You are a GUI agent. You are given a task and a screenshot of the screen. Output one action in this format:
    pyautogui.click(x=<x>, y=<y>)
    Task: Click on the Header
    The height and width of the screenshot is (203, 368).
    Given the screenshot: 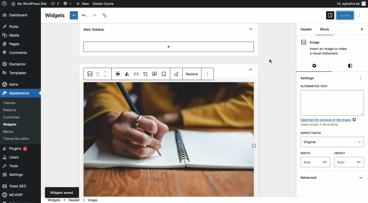 What is the action you would take?
    pyautogui.click(x=306, y=29)
    